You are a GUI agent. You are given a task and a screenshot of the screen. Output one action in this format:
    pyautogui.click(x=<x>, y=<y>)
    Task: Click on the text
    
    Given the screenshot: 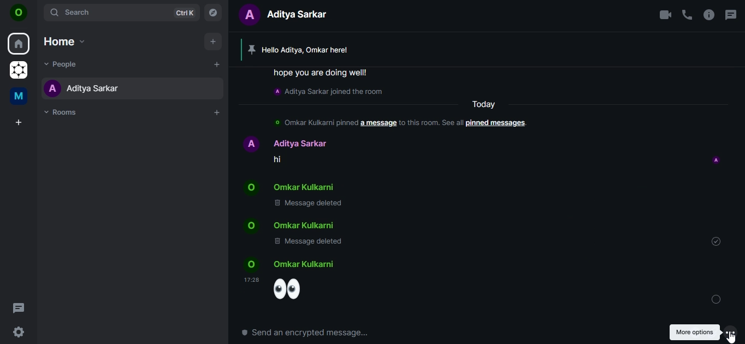 What is the action you would take?
    pyautogui.click(x=386, y=146)
    